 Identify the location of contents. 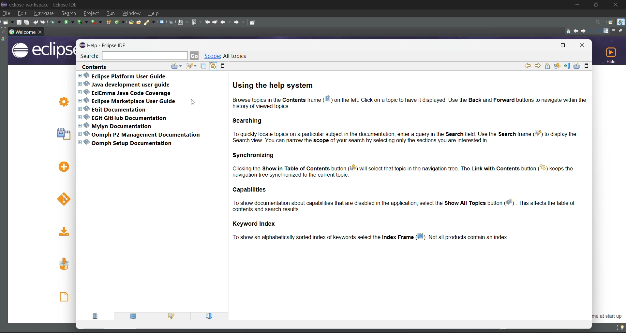
(100, 67).